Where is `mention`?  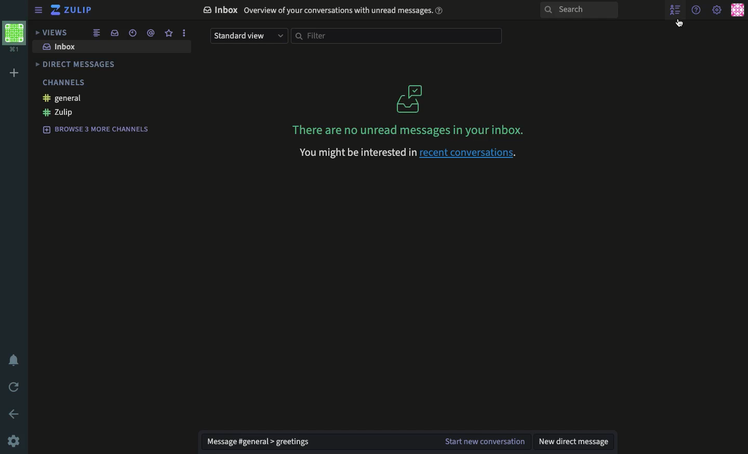
mention is located at coordinates (150, 33).